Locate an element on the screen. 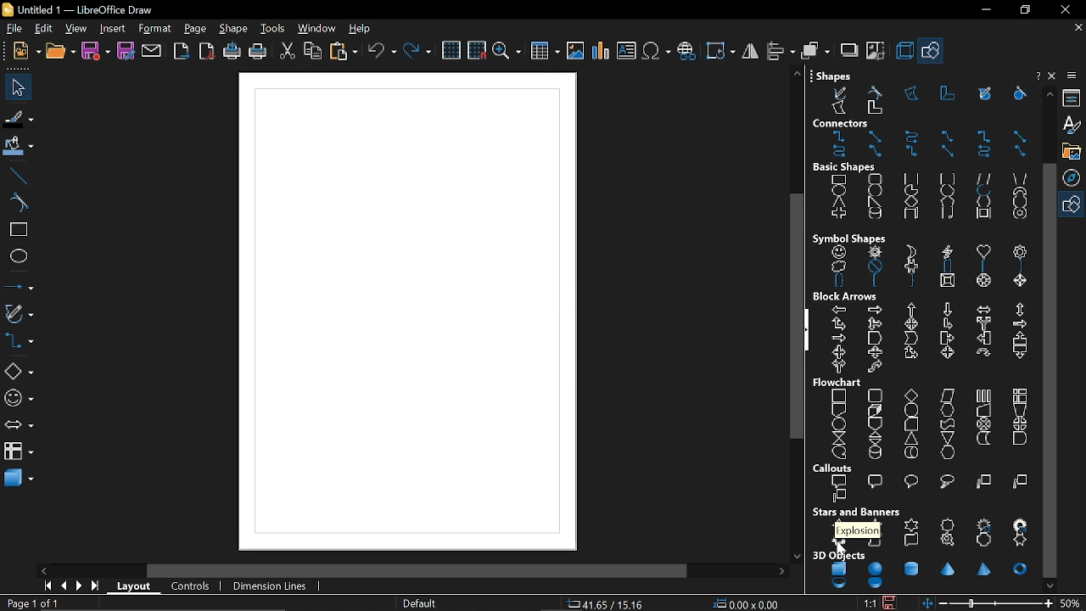 Image resolution: width=1086 pixels, height=611 pixels. export as pdf is located at coordinates (208, 51).